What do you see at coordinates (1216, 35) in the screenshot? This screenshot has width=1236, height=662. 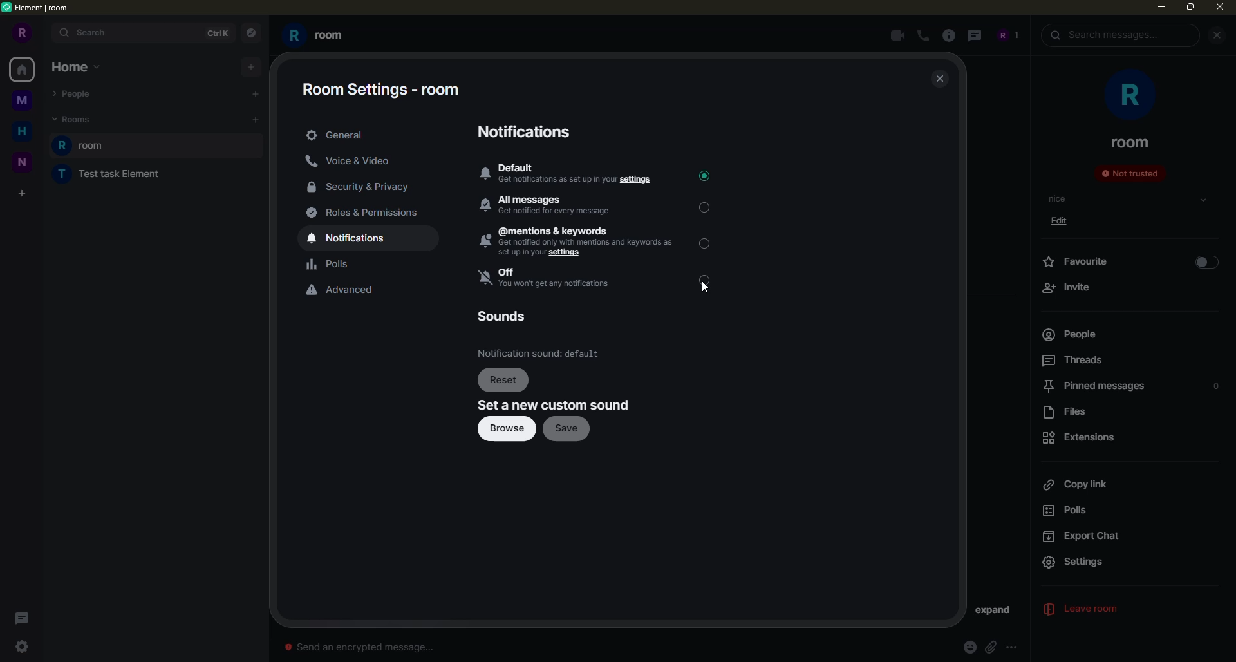 I see `close` at bounding box center [1216, 35].